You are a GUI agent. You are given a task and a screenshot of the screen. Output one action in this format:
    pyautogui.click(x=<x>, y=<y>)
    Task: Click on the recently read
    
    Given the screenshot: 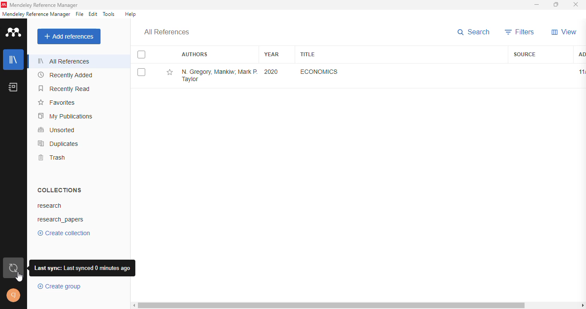 What is the action you would take?
    pyautogui.click(x=65, y=88)
    